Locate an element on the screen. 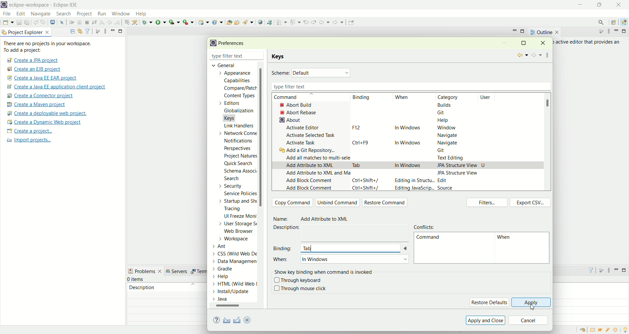  about is located at coordinates (288, 120).